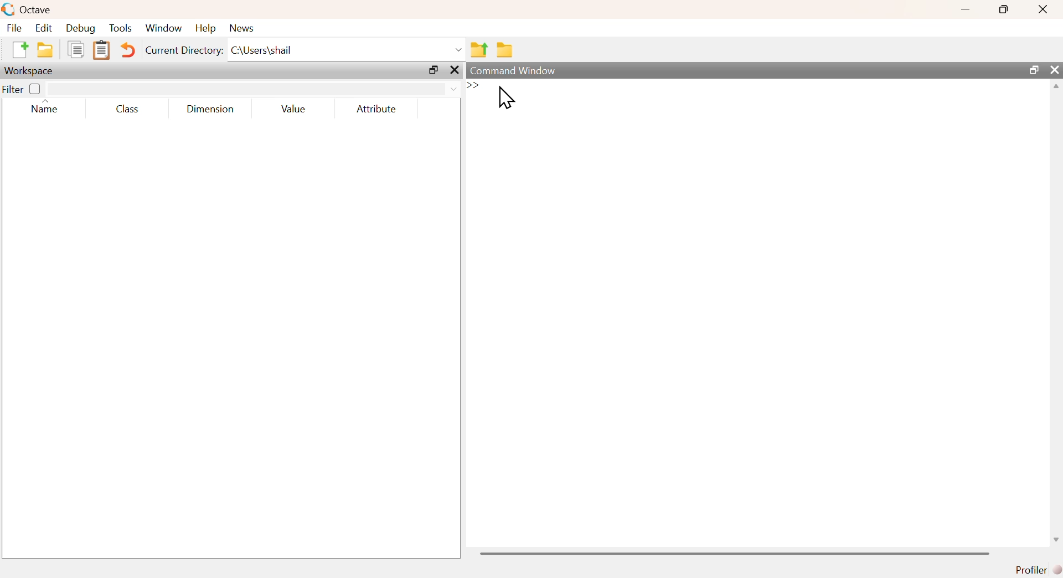  What do you see at coordinates (101, 51) in the screenshot?
I see `paste` at bounding box center [101, 51].